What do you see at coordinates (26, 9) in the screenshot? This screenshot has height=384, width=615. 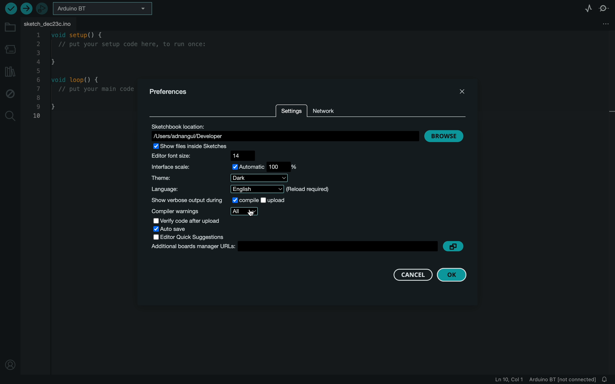 I see `upload` at bounding box center [26, 9].